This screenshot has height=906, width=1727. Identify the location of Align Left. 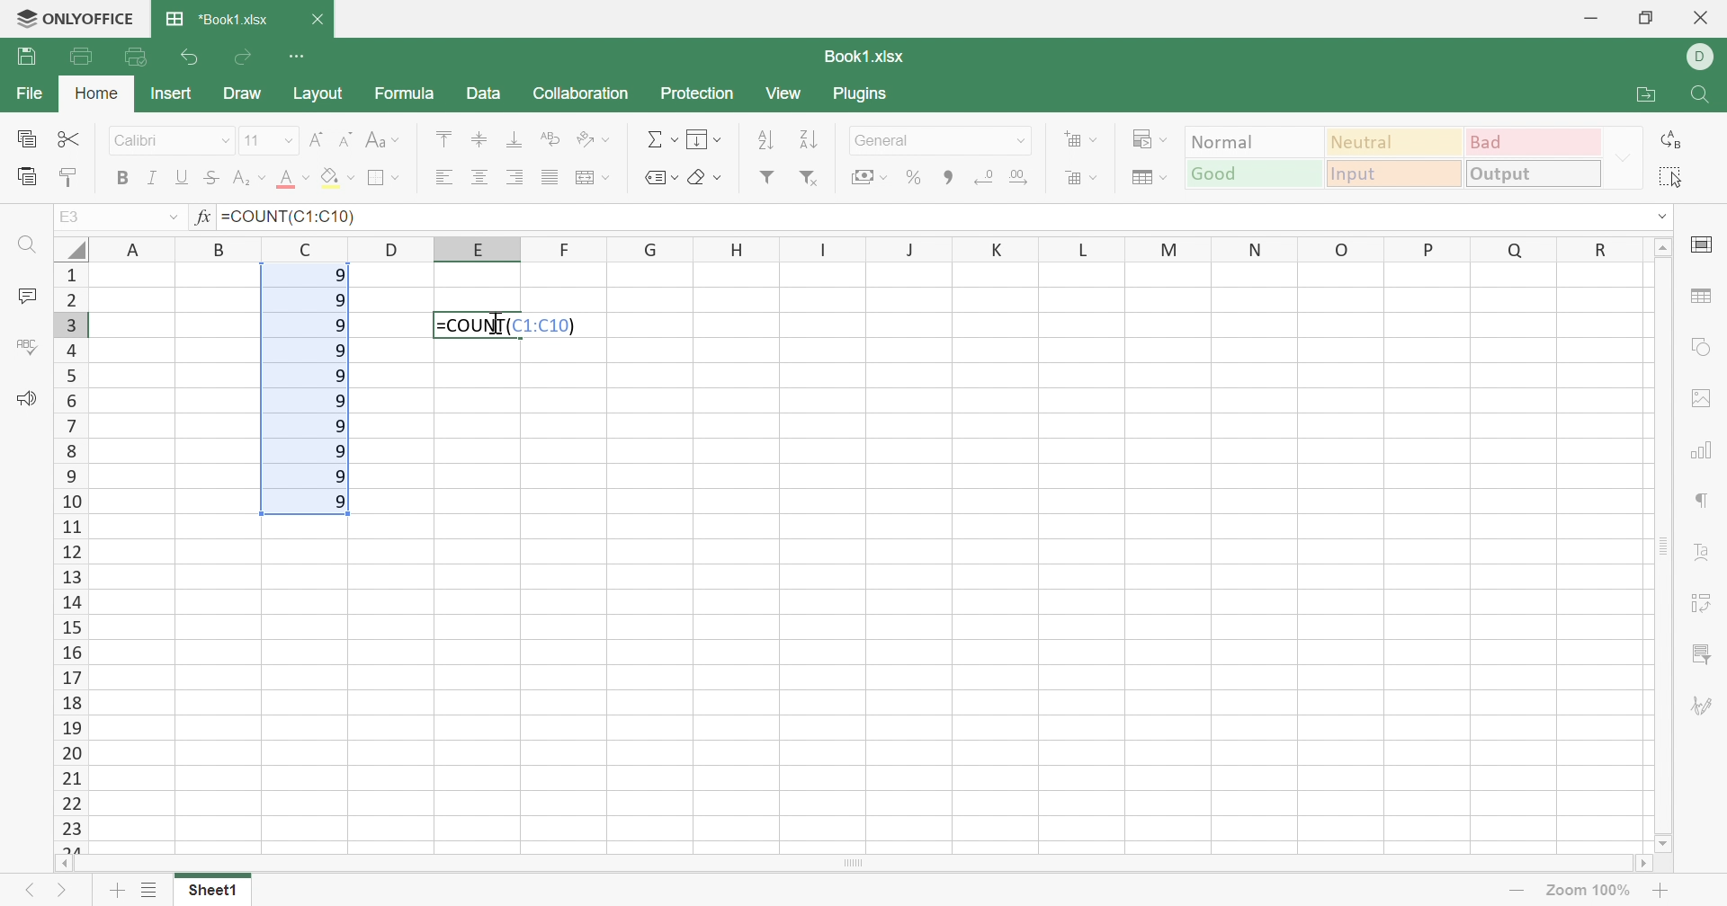
(443, 177).